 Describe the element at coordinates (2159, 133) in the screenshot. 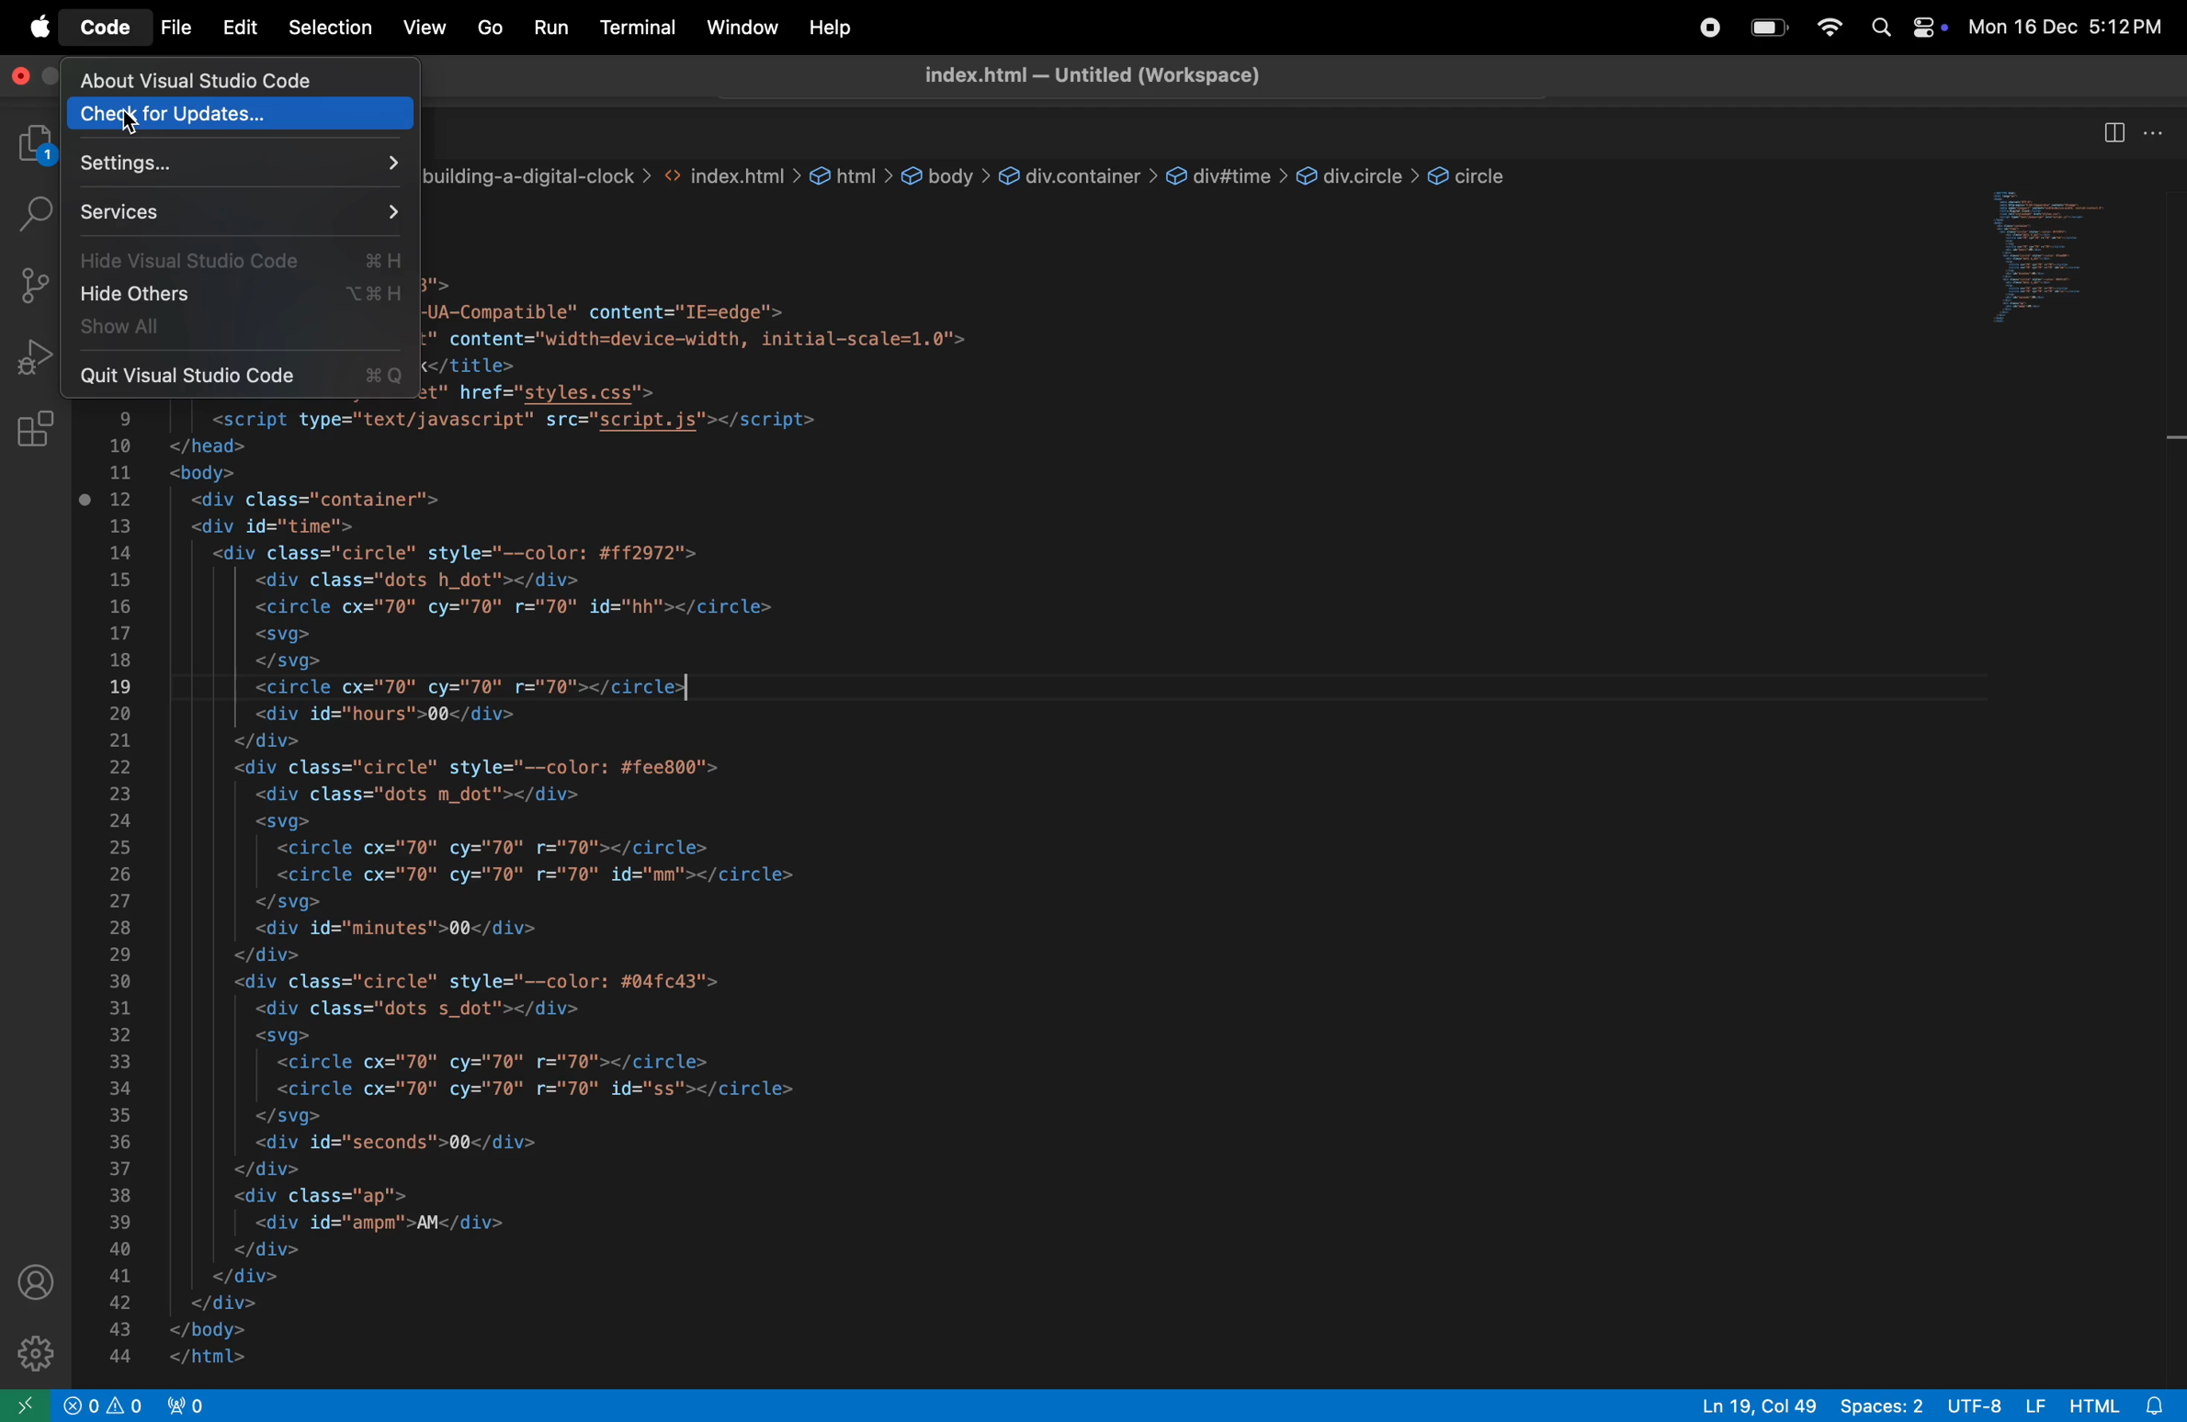

I see `options` at that location.